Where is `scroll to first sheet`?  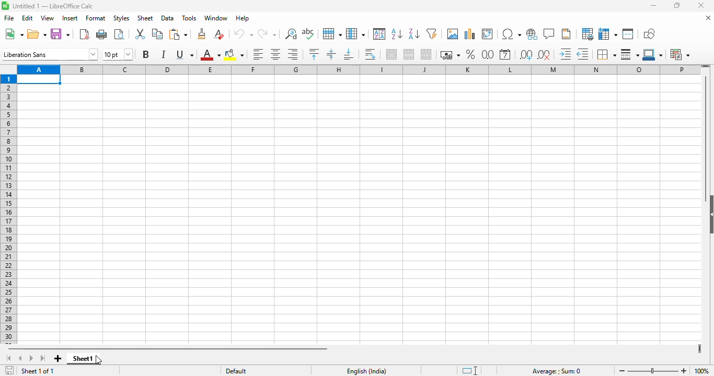
scroll to first sheet is located at coordinates (8, 358).